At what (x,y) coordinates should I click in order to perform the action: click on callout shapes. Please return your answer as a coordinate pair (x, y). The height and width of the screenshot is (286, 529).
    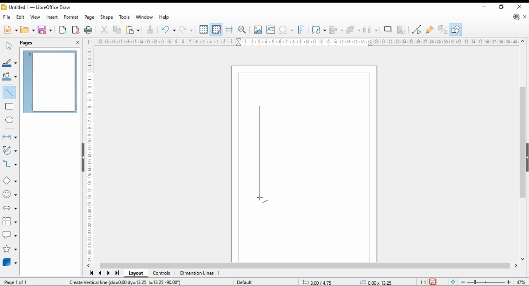
    Looking at the image, I should click on (10, 235).